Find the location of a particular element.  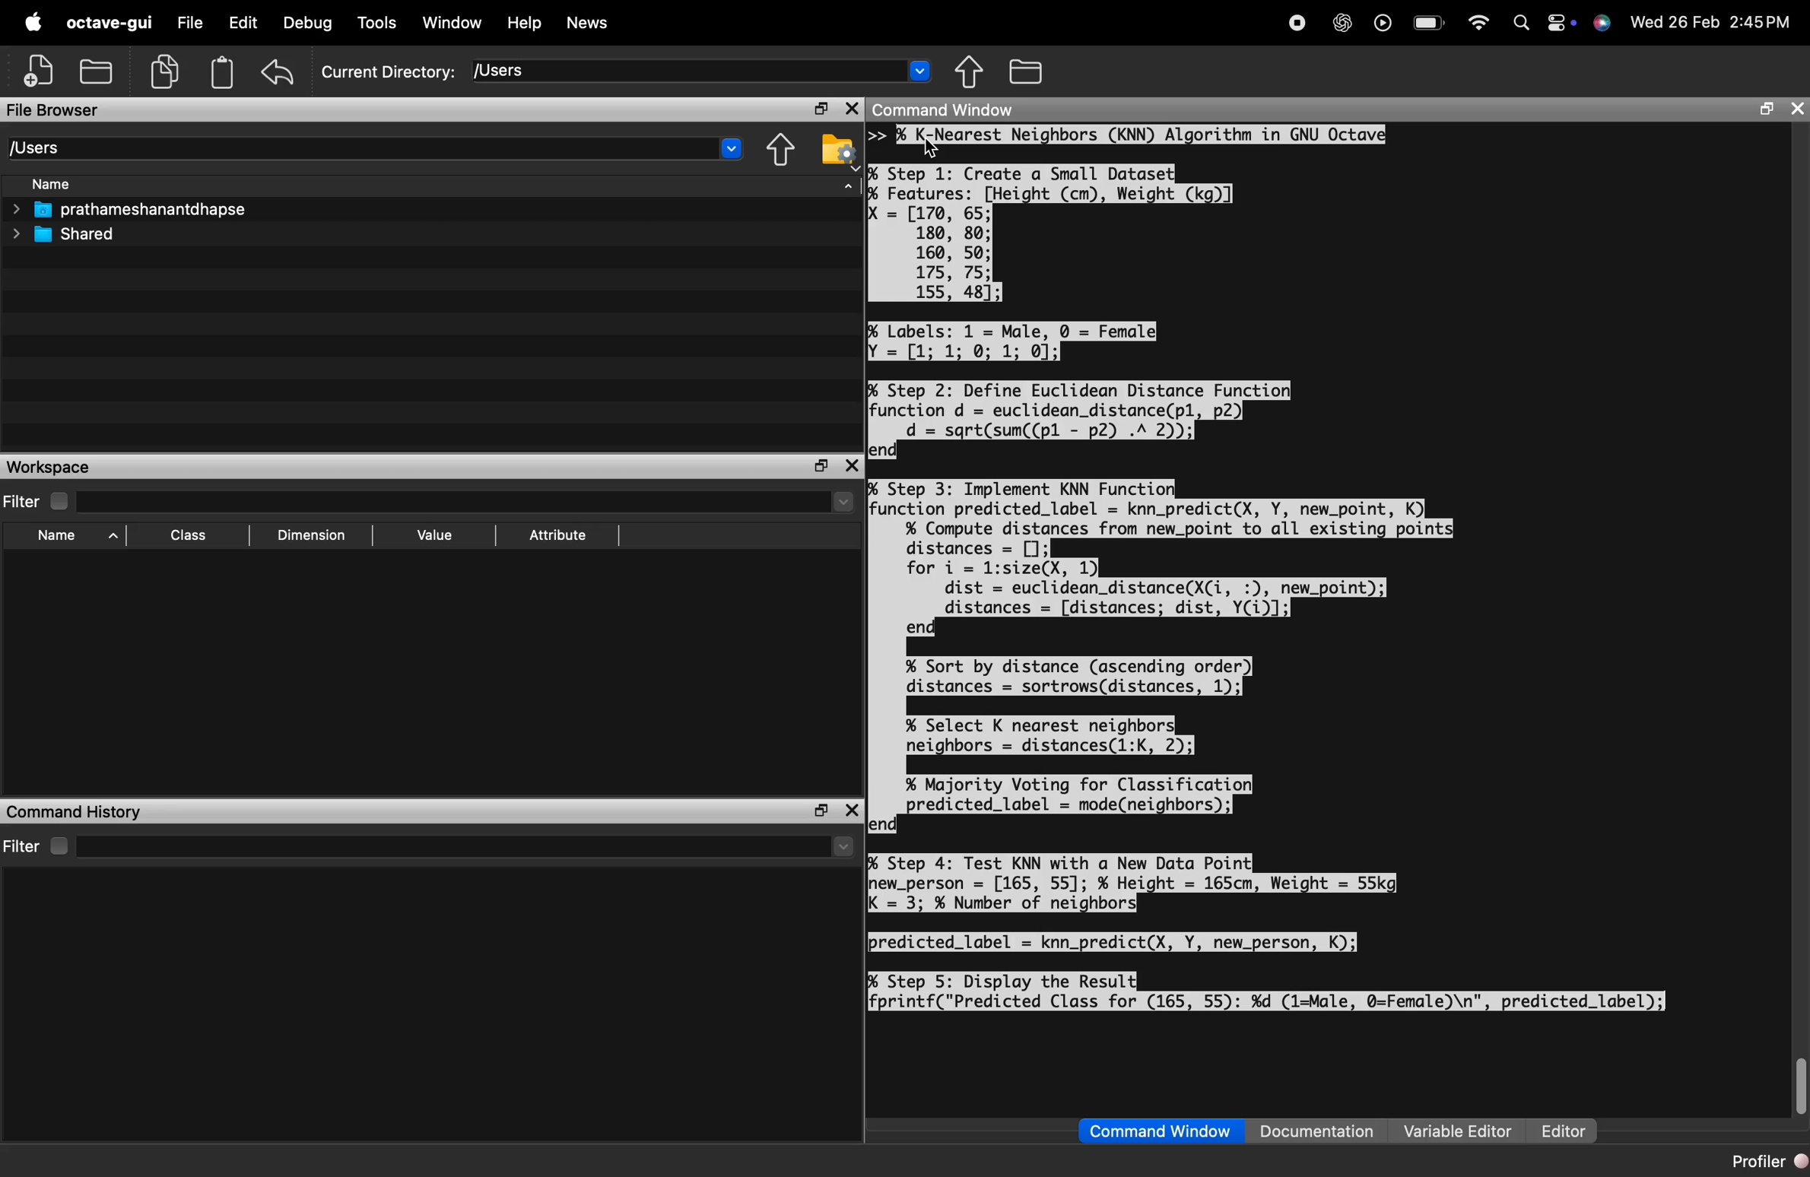

Editor is located at coordinates (1559, 1124).